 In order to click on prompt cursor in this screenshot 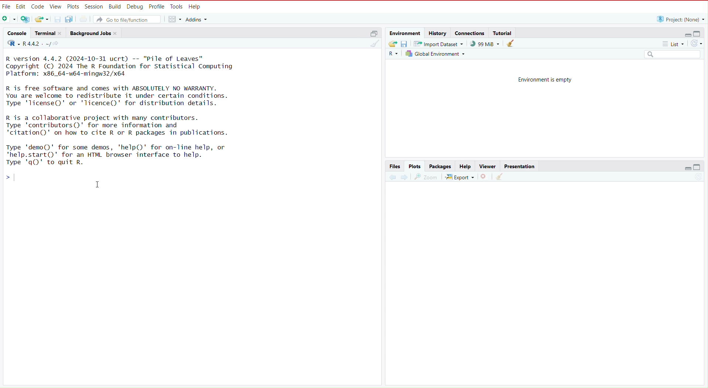, I will do `click(5, 177)`.